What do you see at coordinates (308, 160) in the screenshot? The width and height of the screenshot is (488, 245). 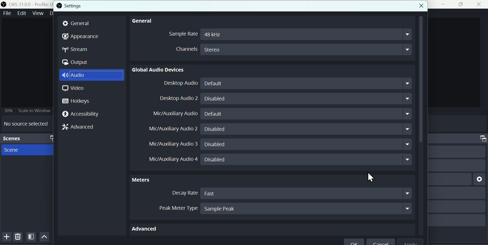 I see `Disabled` at bounding box center [308, 160].